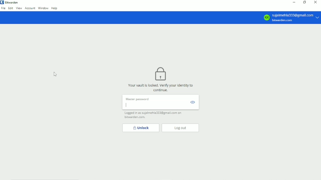 The height and width of the screenshot is (180, 321). What do you see at coordinates (305, 2) in the screenshot?
I see `Restore down` at bounding box center [305, 2].